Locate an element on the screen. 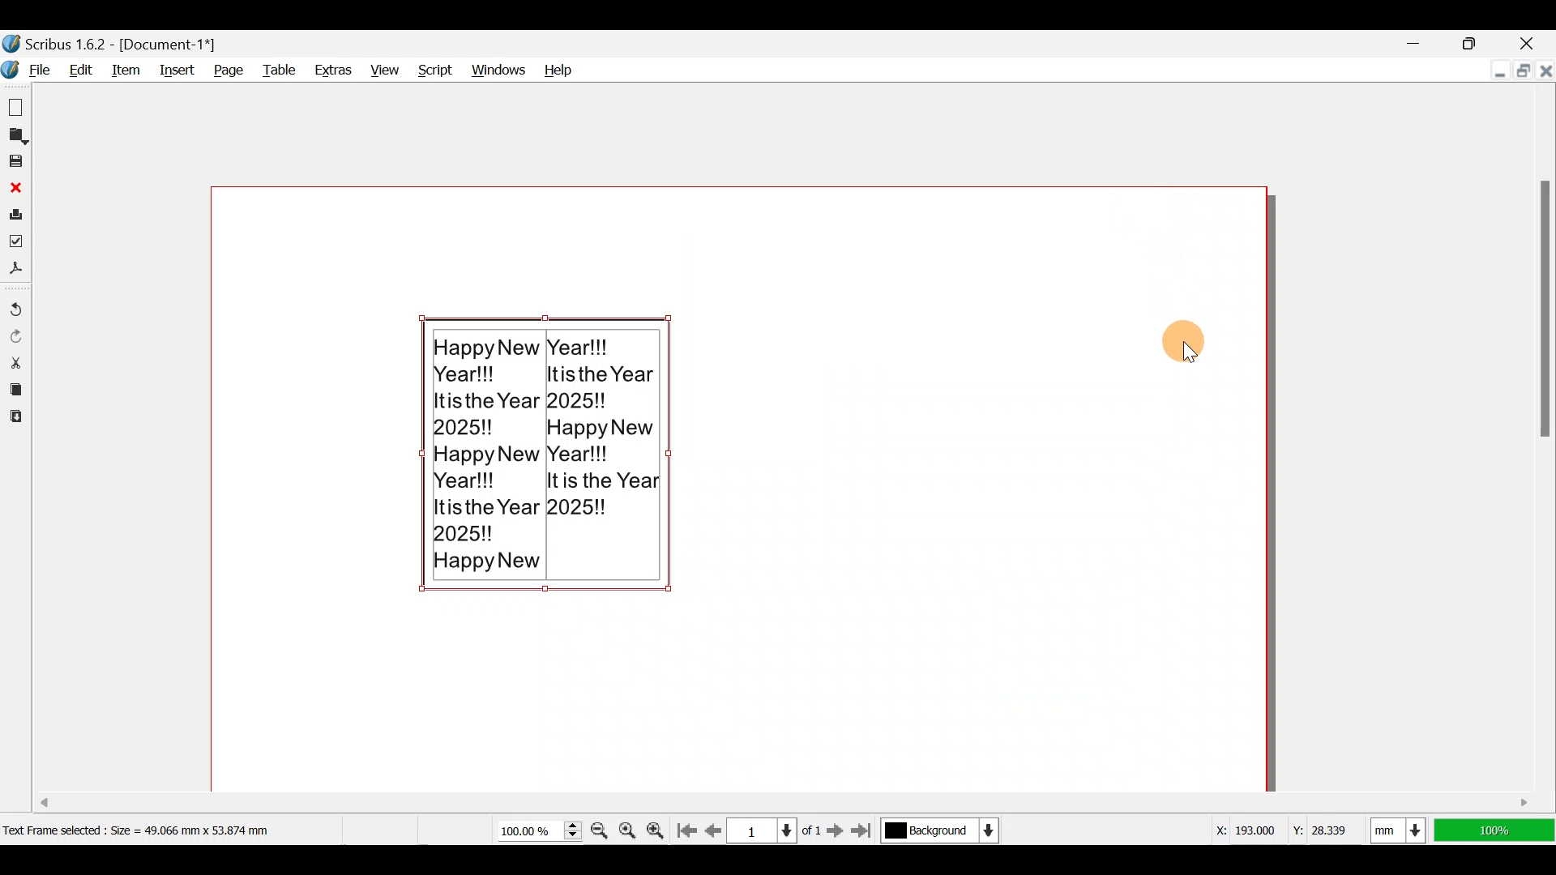 The height and width of the screenshot is (875, 1556). Go to previous page is located at coordinates (714, 827).